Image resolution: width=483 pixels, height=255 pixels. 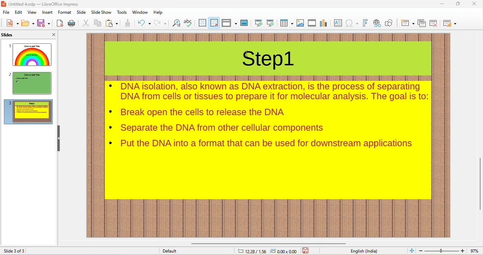 I want to click on new slide, so click(x=408, y=23).